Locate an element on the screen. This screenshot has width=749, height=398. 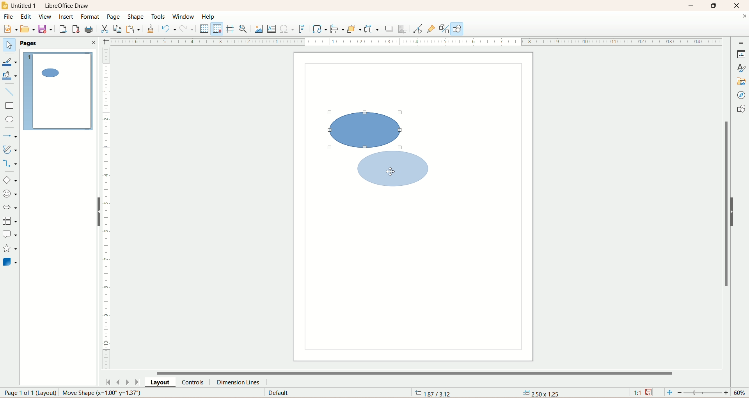
symbol shapes is located at coordinates (9, 194).